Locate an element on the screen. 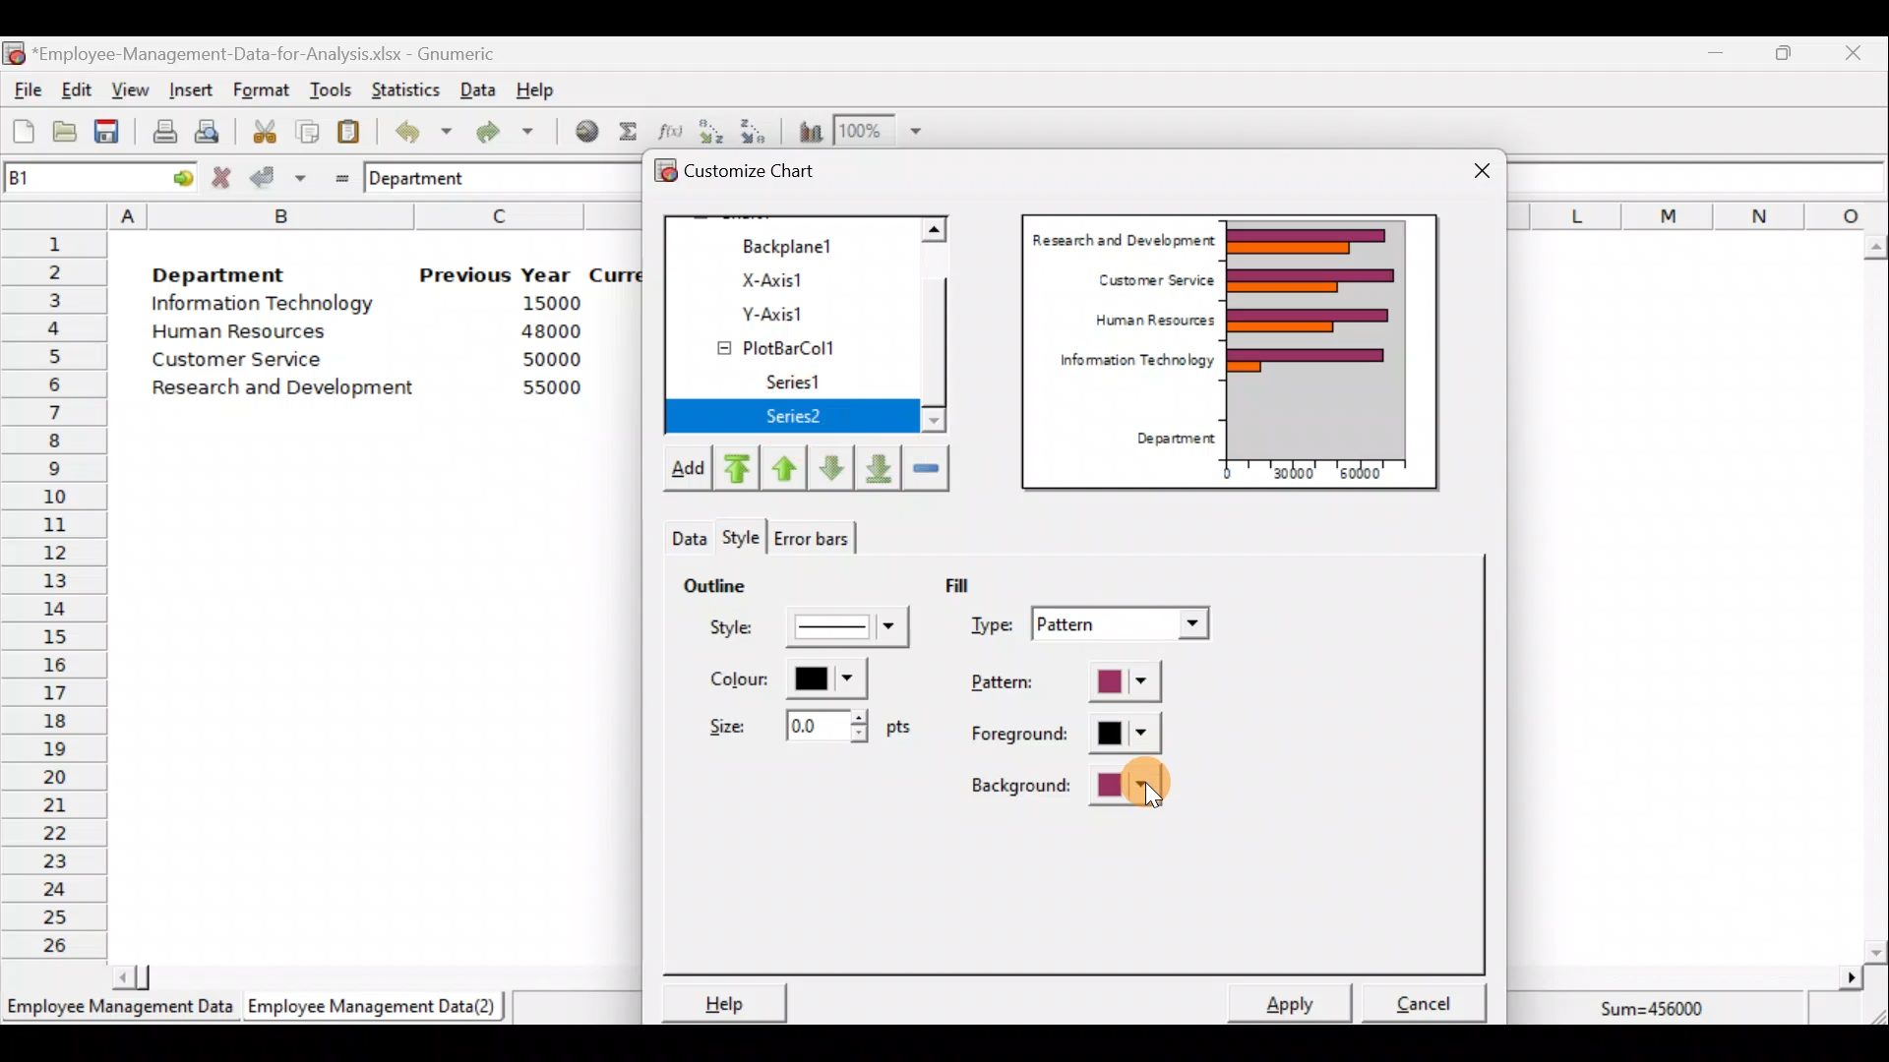  Sort in Ascending order is located at coordinates (710, 131).